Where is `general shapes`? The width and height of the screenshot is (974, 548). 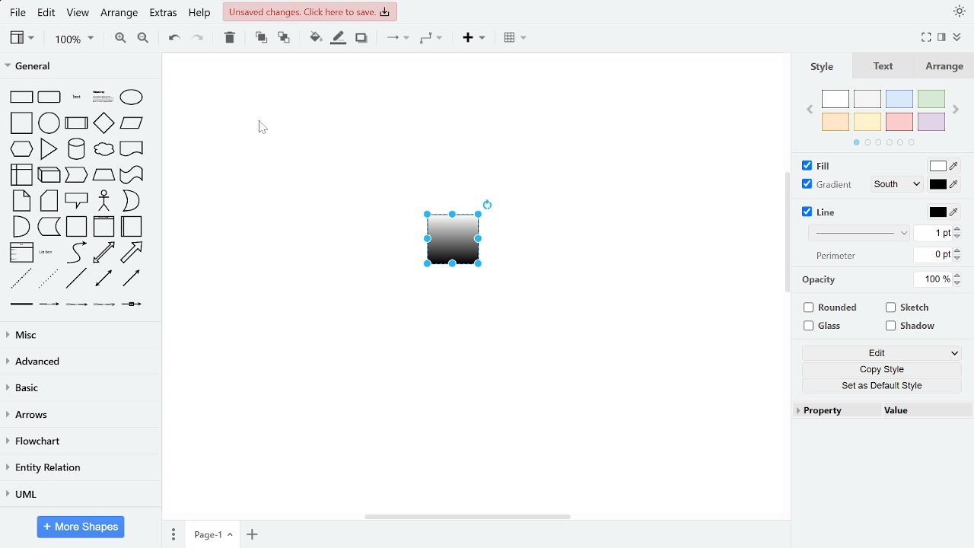 general shapes is located at coordinates (131, 252).